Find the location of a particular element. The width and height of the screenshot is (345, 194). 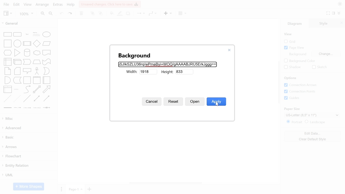

width (1918) is located at coordinates (149, 72).